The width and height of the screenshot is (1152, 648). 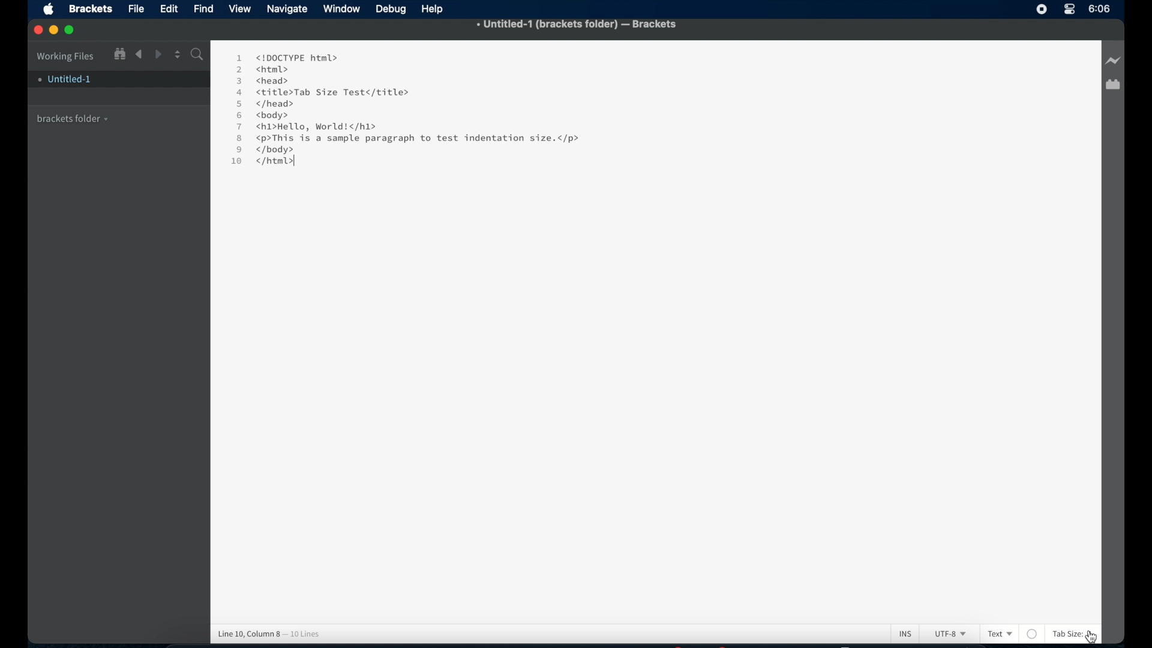 What do you see at coordinates (1094, 637) in the screenshot?
I see `cursor` at bounding box center [1094, 637].